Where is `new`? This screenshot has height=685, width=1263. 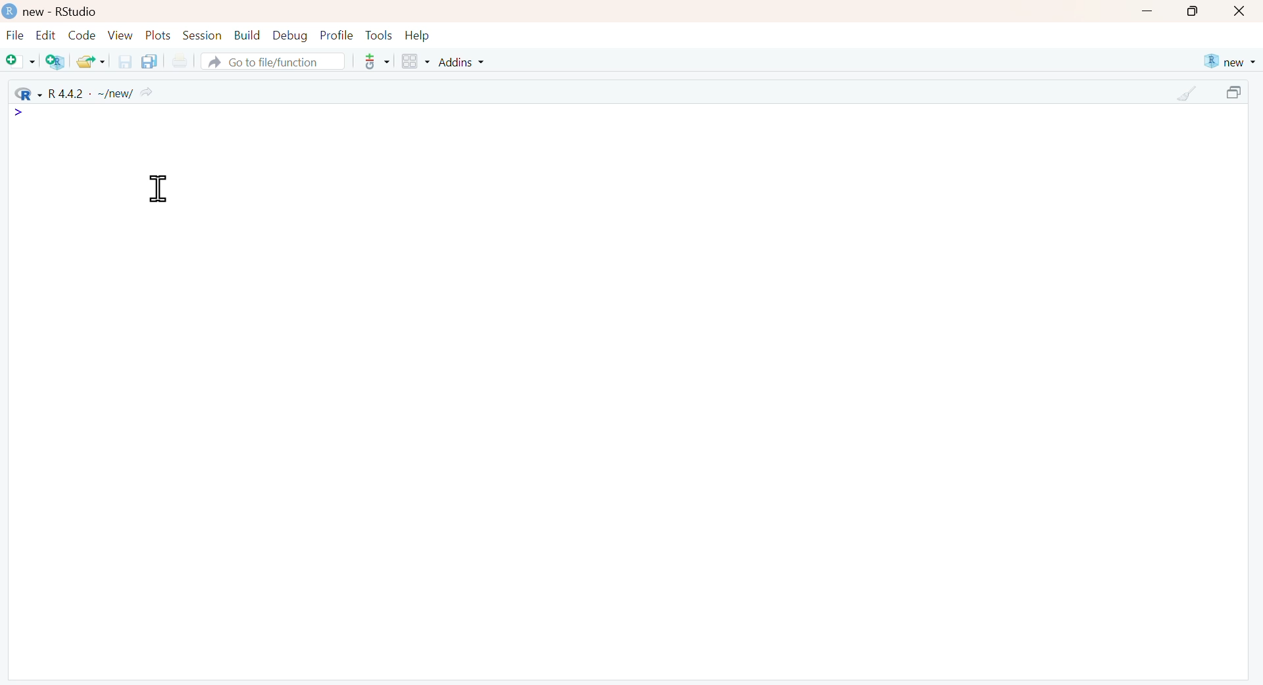 new is located at coordinates (1228, 61).